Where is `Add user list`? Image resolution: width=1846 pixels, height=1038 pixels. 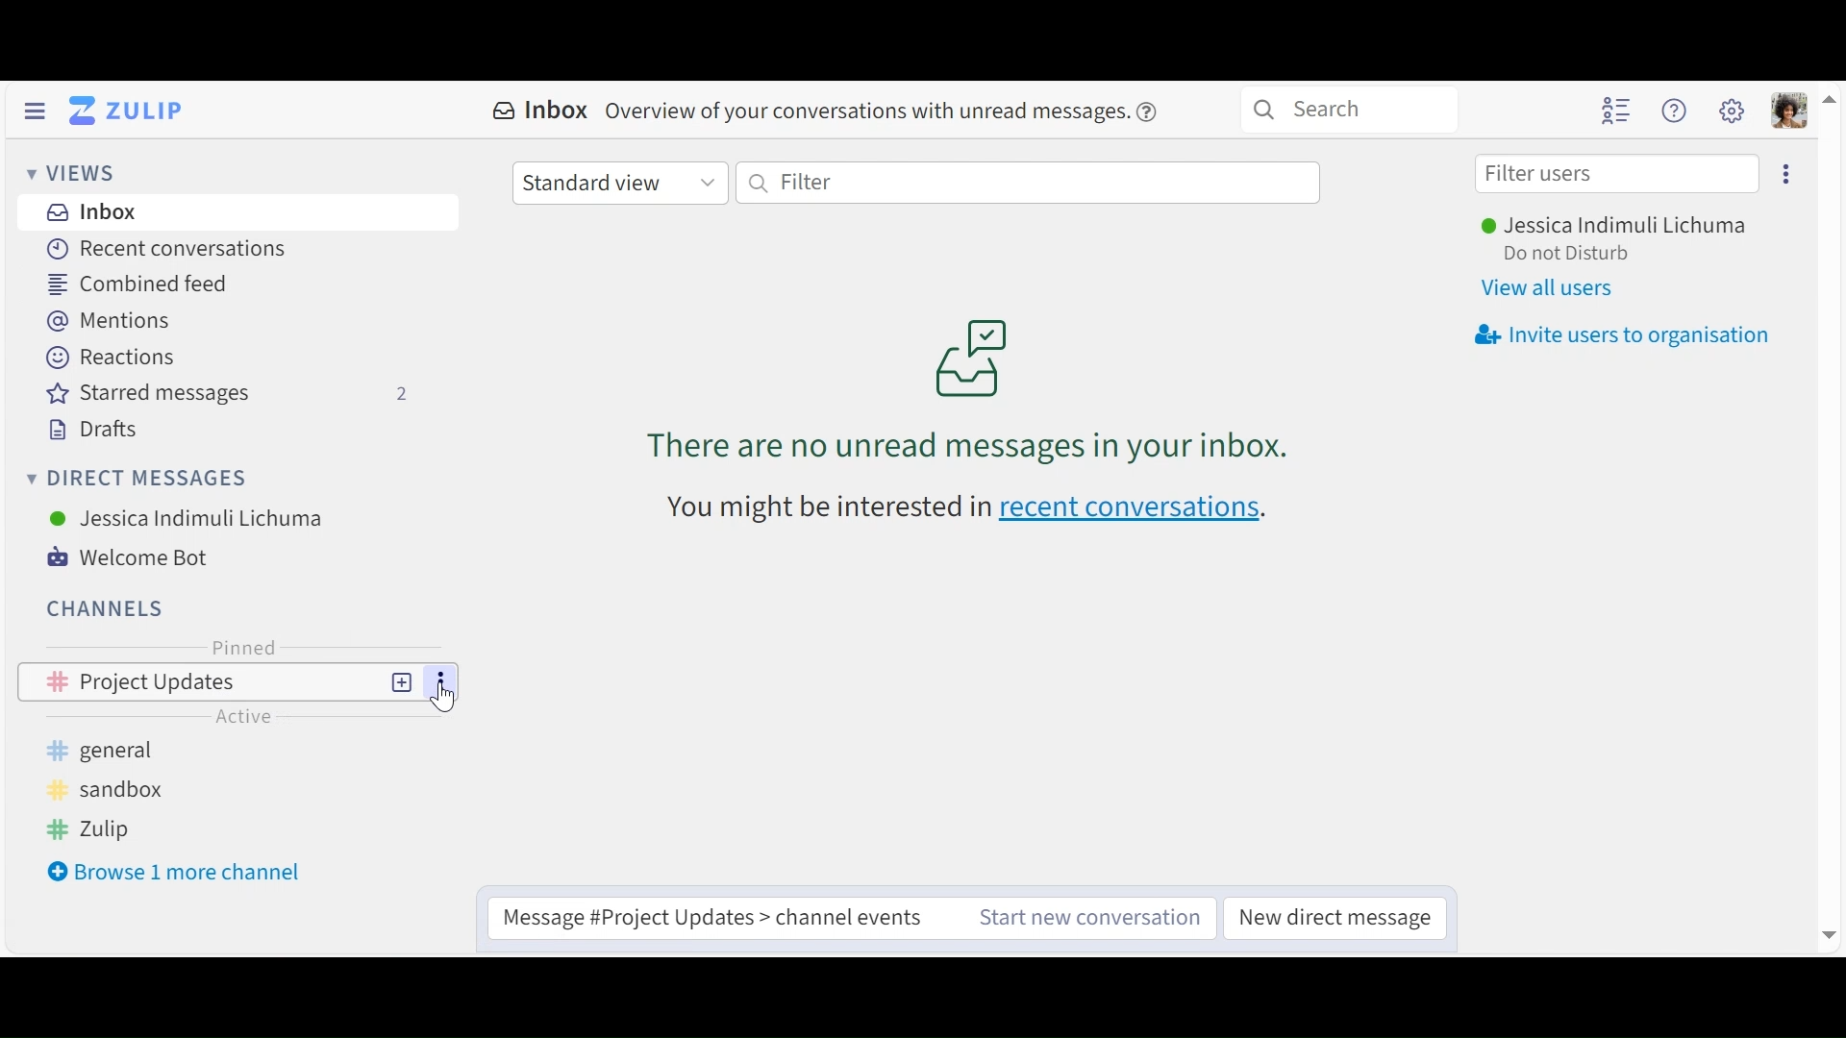
Add user list is located at coordinates (1617, 110).